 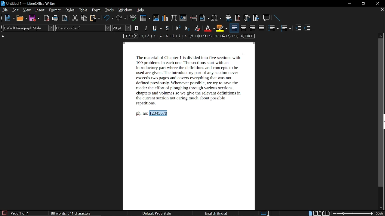 What do you see at coordinates (308, 29) in the screenshot?
I see `decrease indent` at bounding box center [308, 29].